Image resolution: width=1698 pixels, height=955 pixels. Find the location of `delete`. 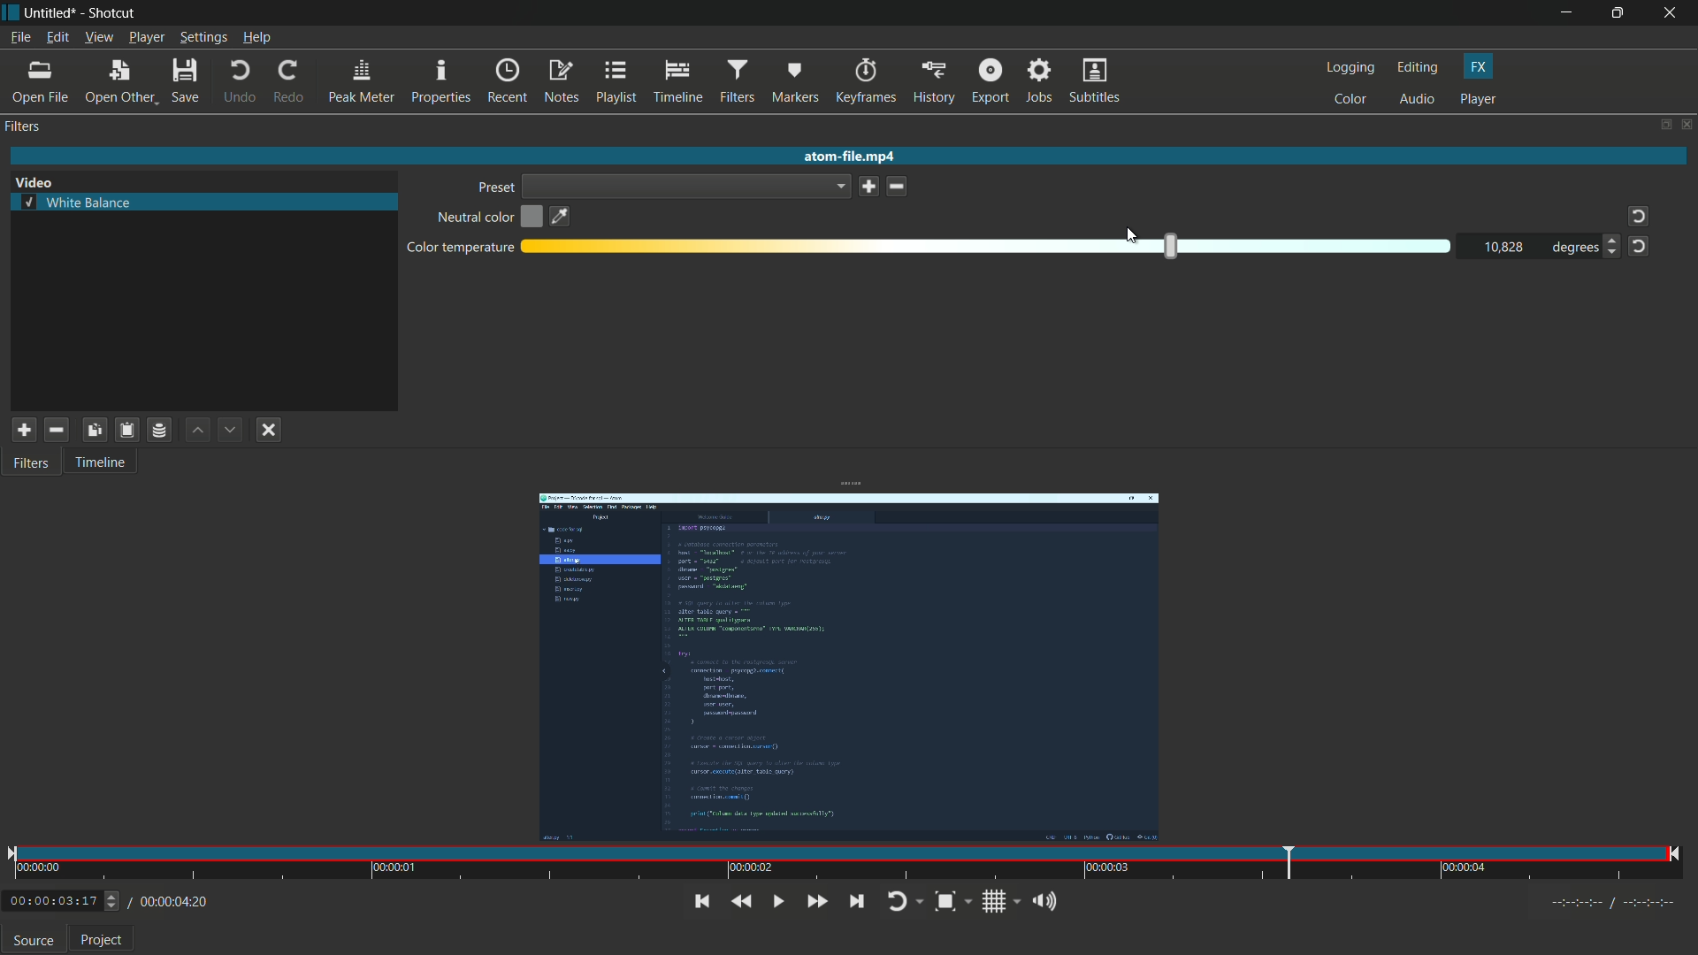

delete is located at coordinates (899, 187).